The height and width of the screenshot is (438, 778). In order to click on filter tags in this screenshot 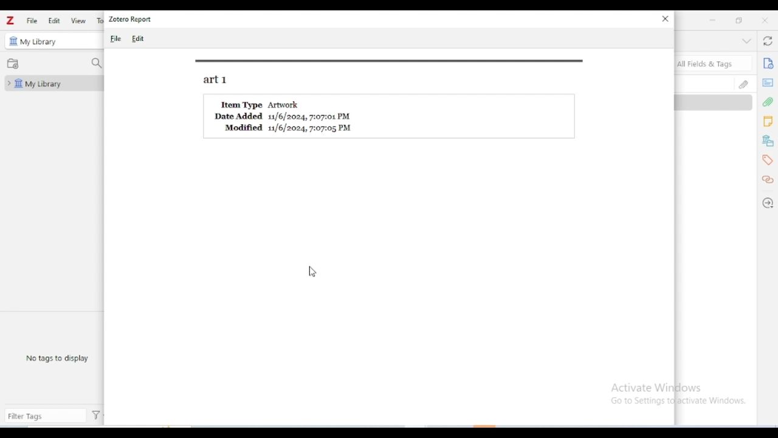, I will do `click(45, 417)`.